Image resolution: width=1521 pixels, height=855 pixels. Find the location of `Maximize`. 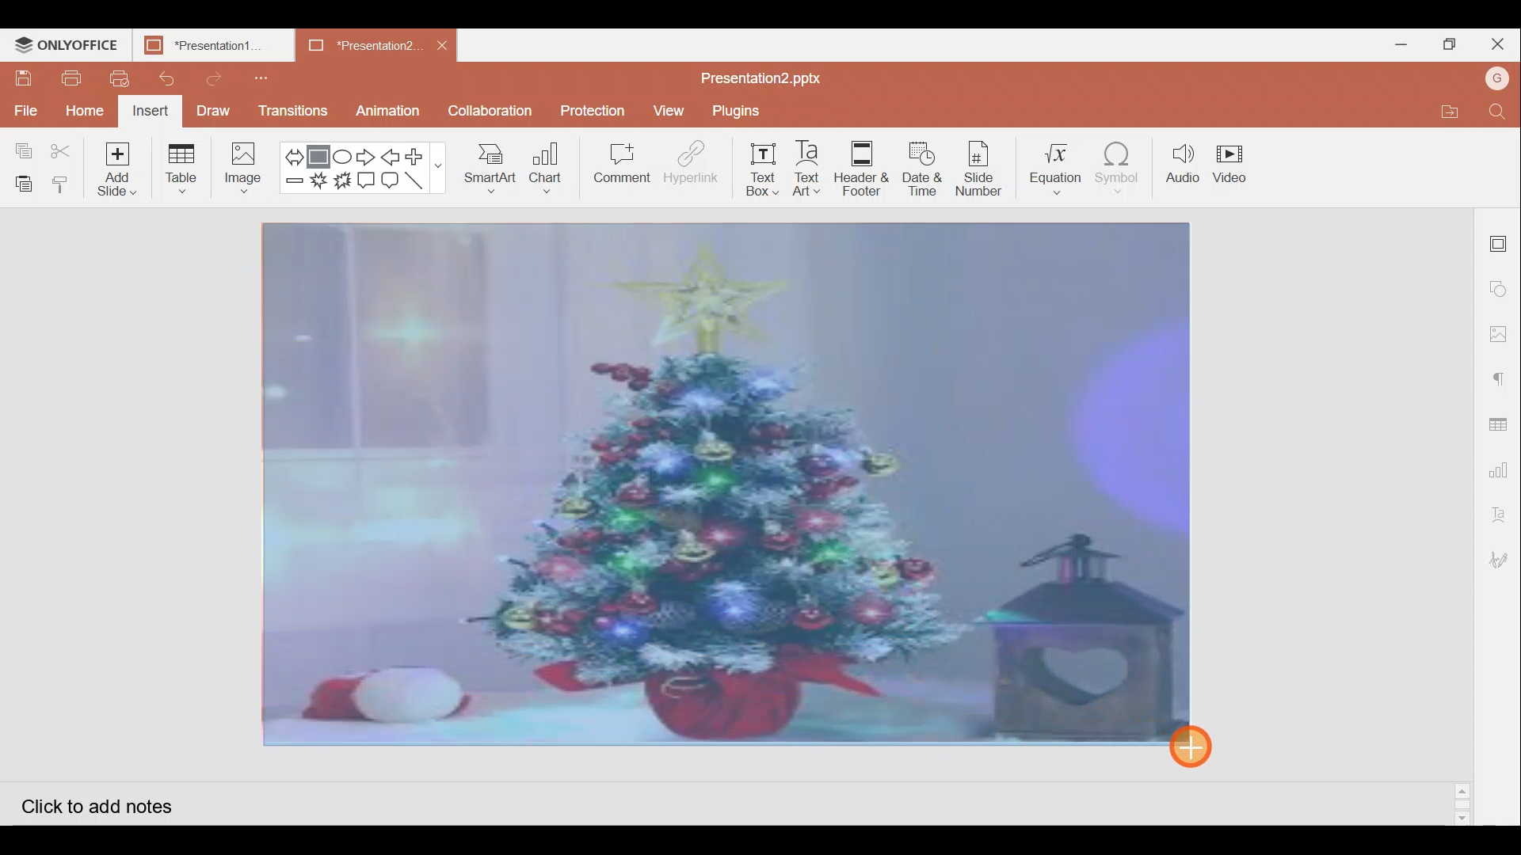

Maximize is located at coordinates (1448, 43).